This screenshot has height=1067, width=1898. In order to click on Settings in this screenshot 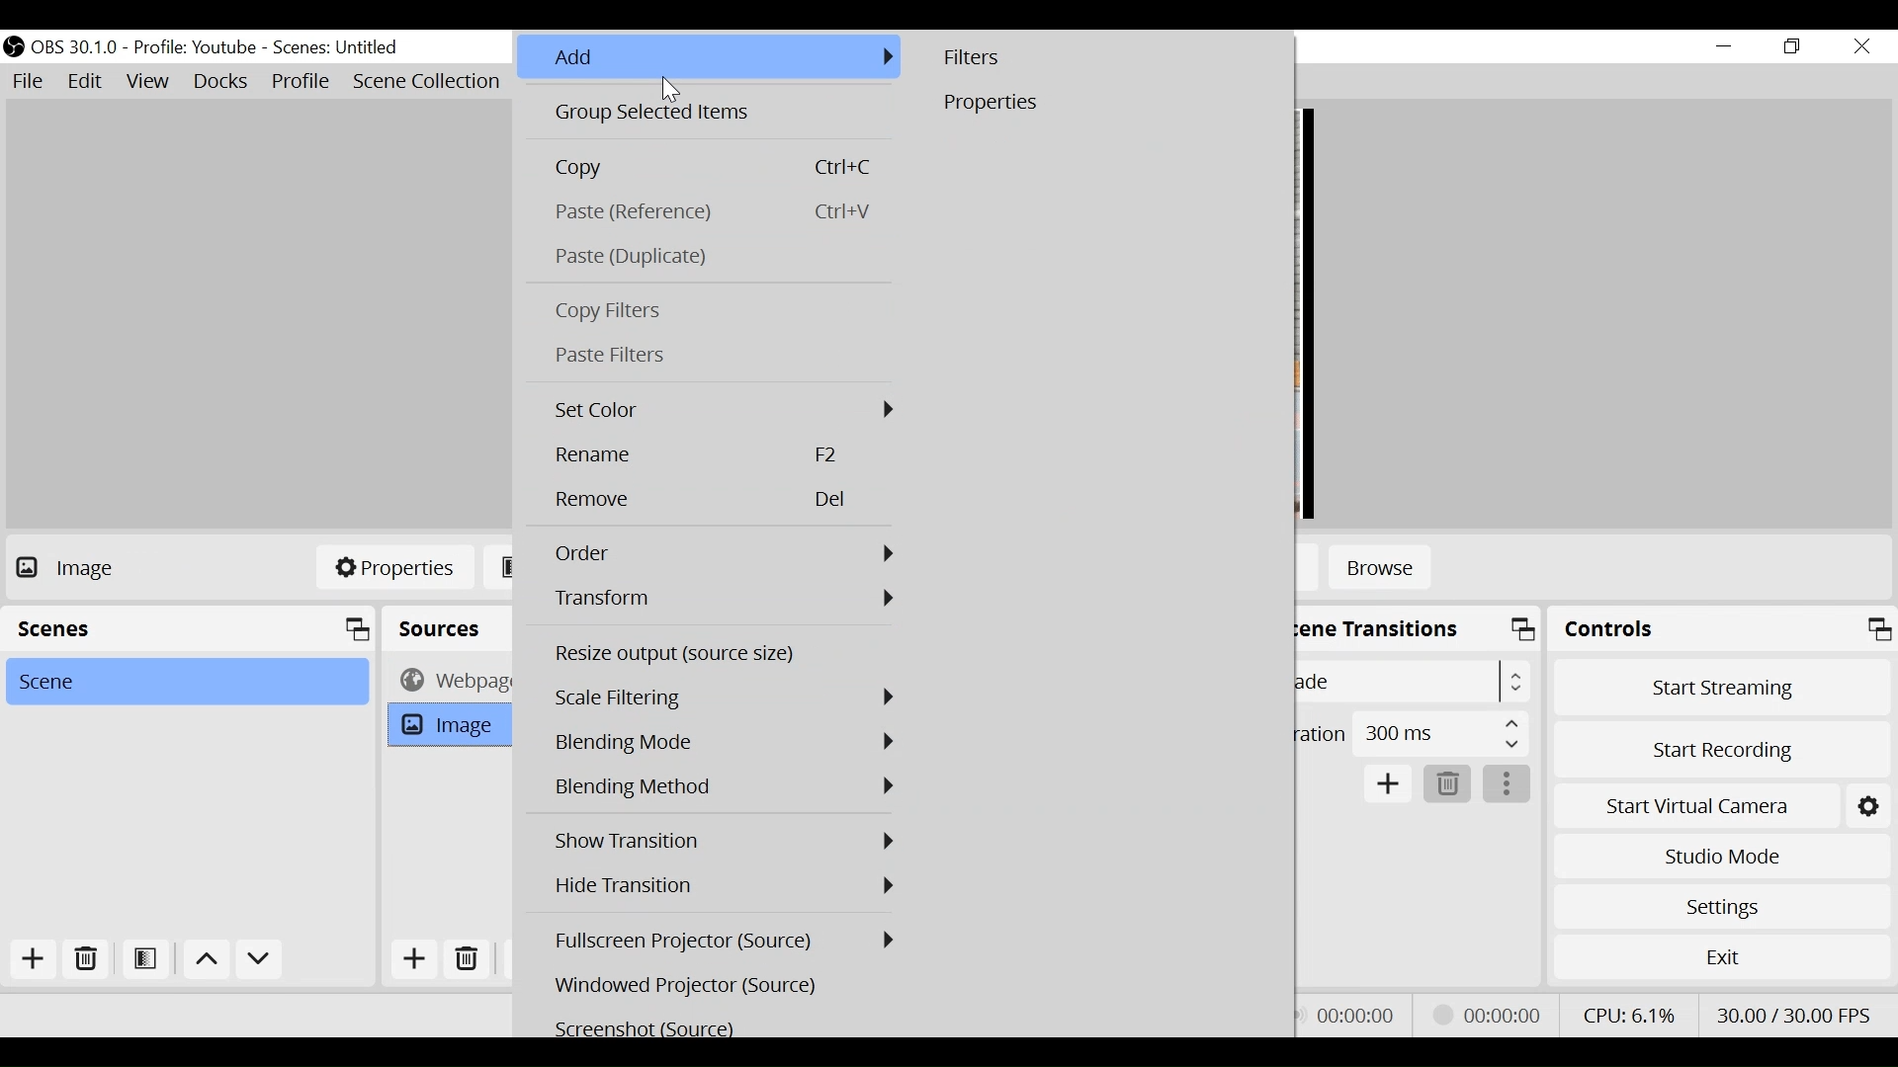, I will do `click(1867, 807)`.